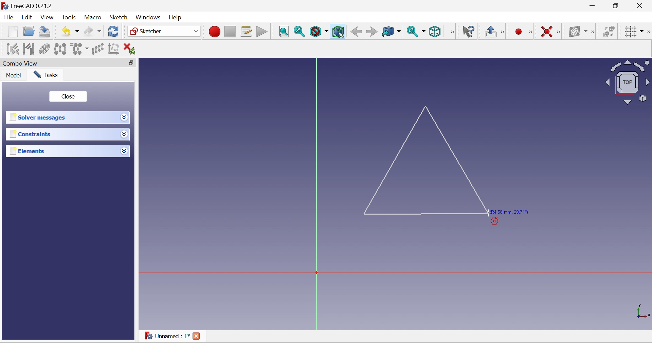  I want to click on Toggle grid, so click(634, 32).